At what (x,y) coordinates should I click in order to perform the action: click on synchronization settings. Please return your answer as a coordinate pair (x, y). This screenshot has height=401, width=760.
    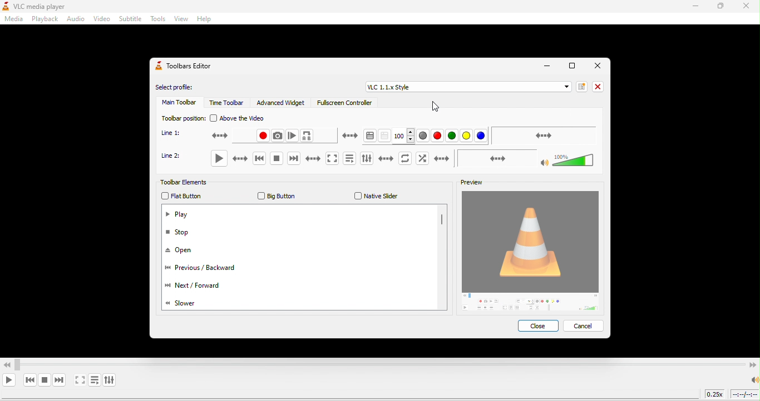
    Looking at the image, I should click on (545, 135).